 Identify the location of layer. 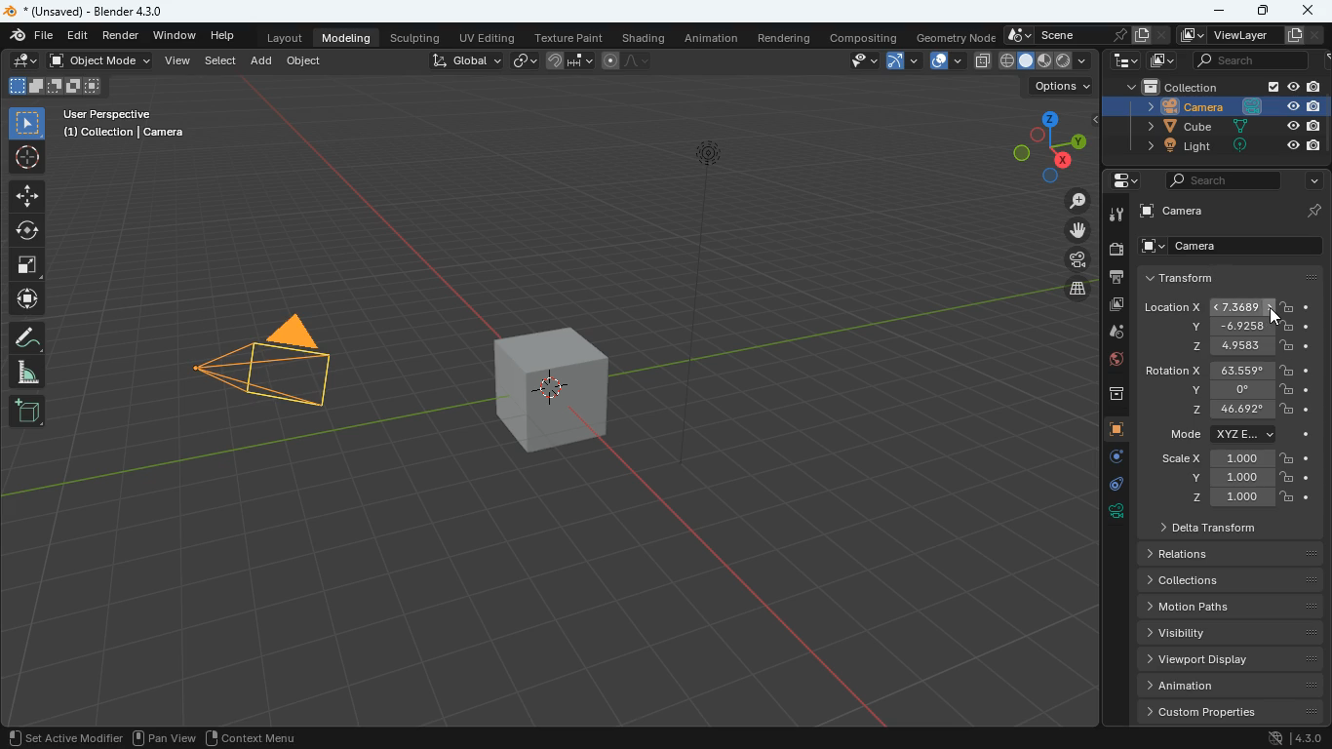
(1071, 288).